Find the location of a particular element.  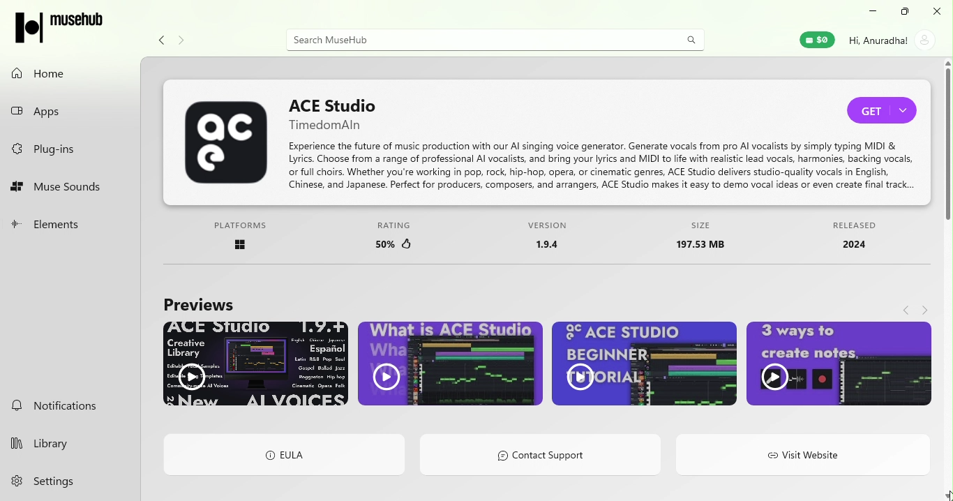

Navigate forward is located at coordinates (927, 308).